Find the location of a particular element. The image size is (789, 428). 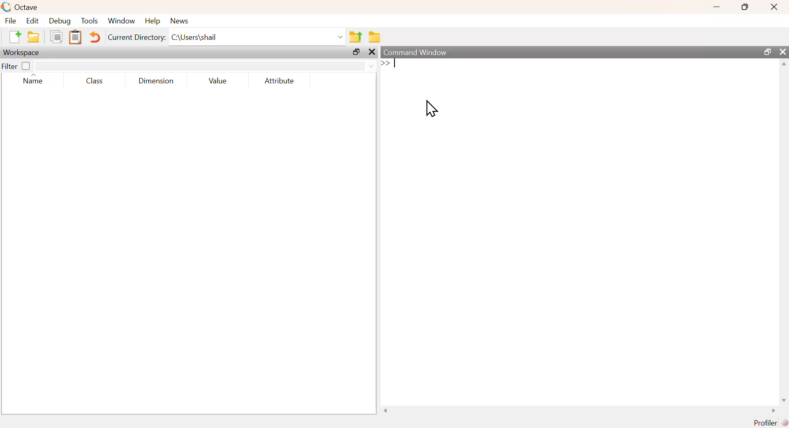

Current Directory: is located at coordinates (137, 37).